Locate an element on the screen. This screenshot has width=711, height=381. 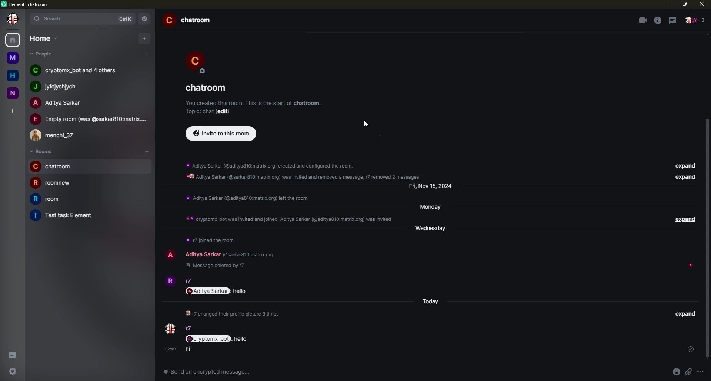
home is located at coordinates (13, 40).